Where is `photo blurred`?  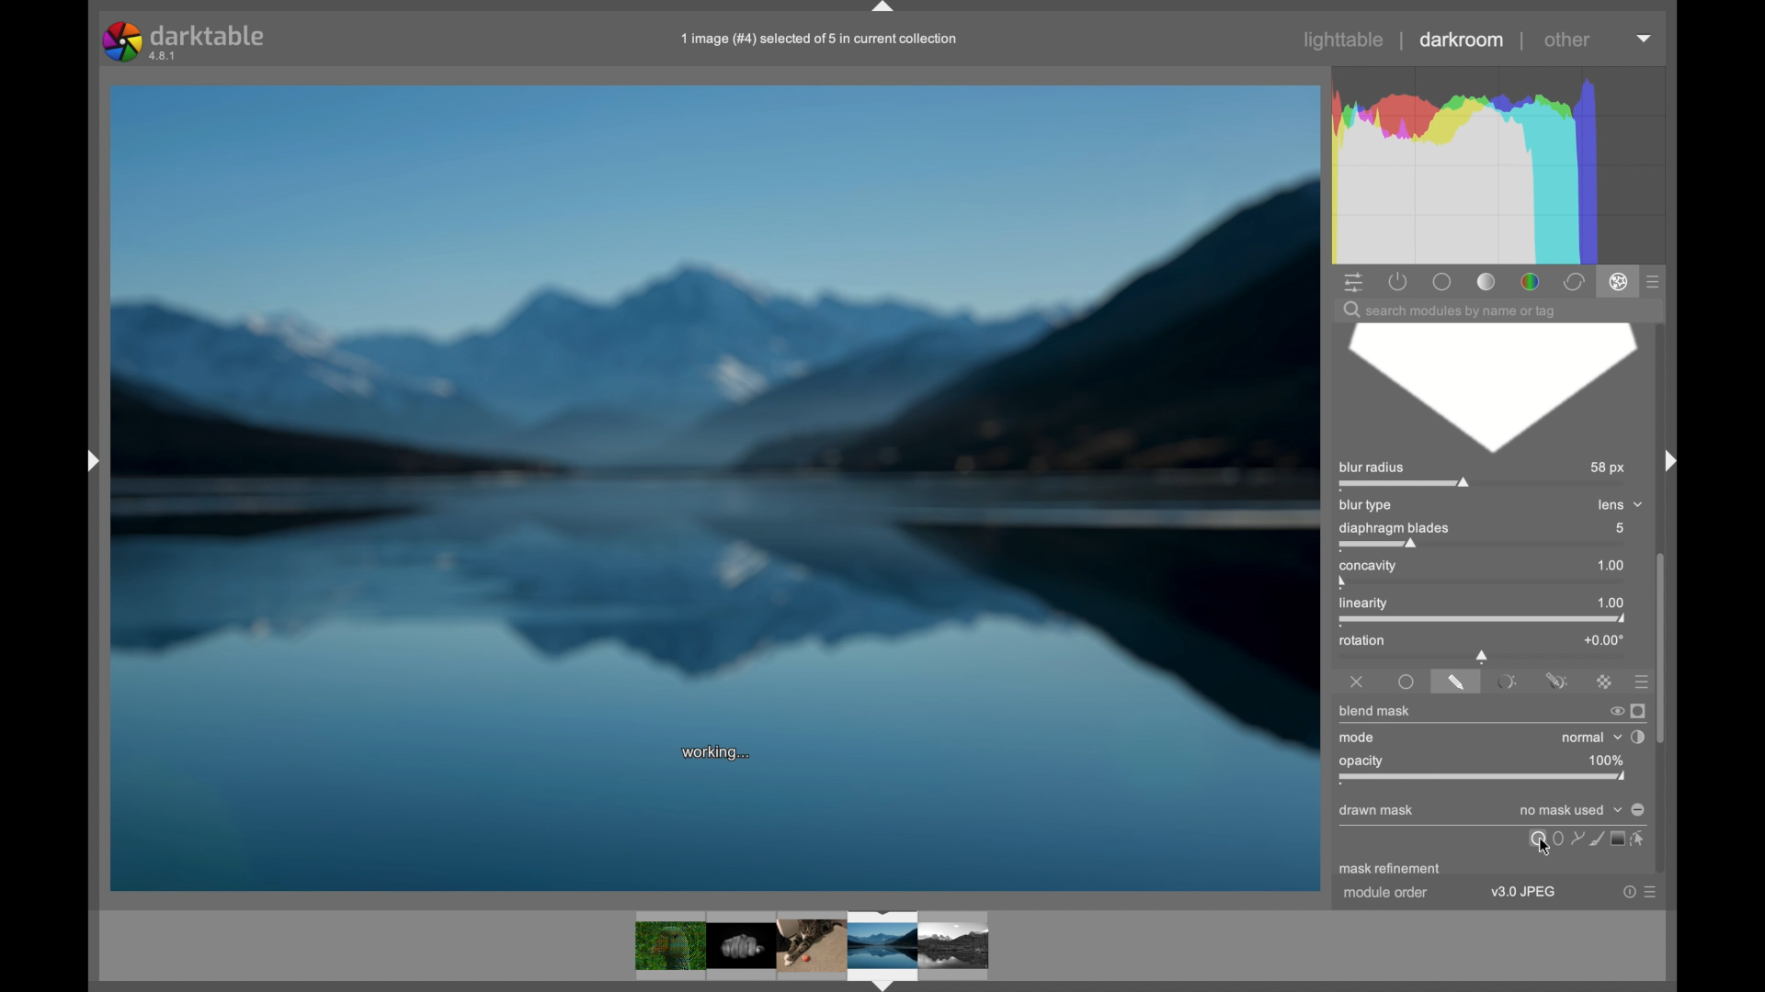
photo blurred is located at coordinates (713, 832).